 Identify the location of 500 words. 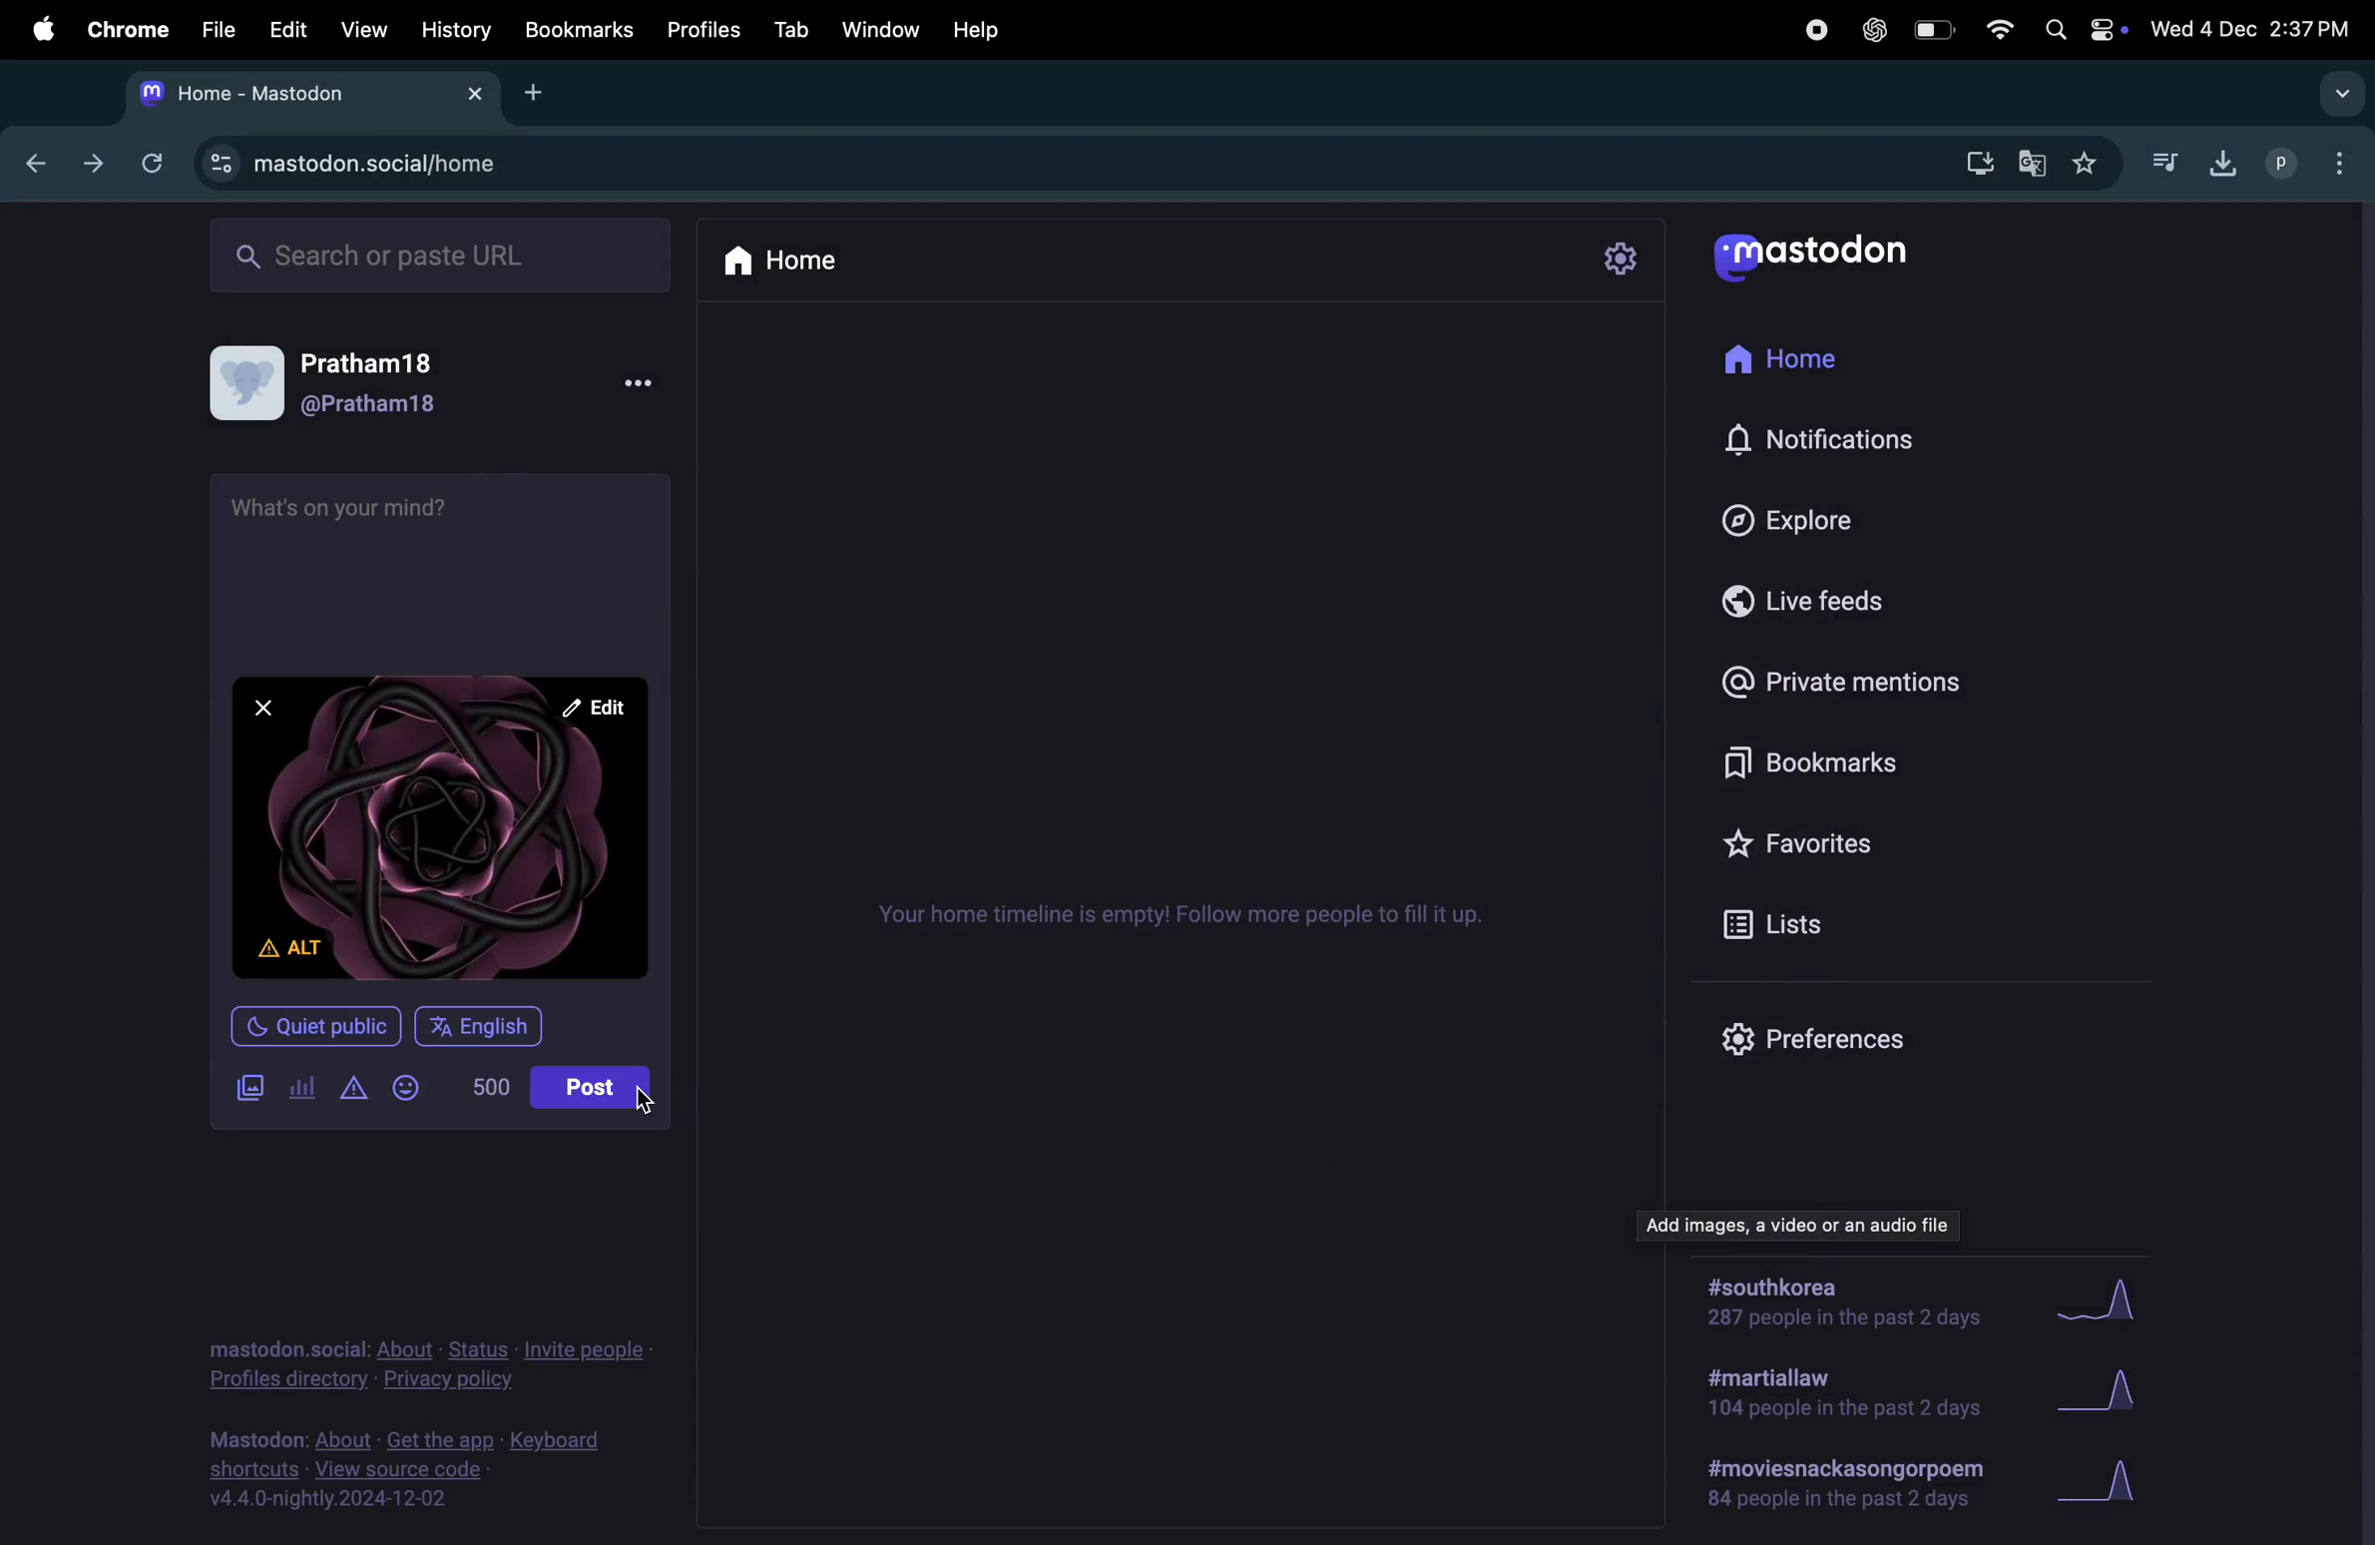
(483, 1092).